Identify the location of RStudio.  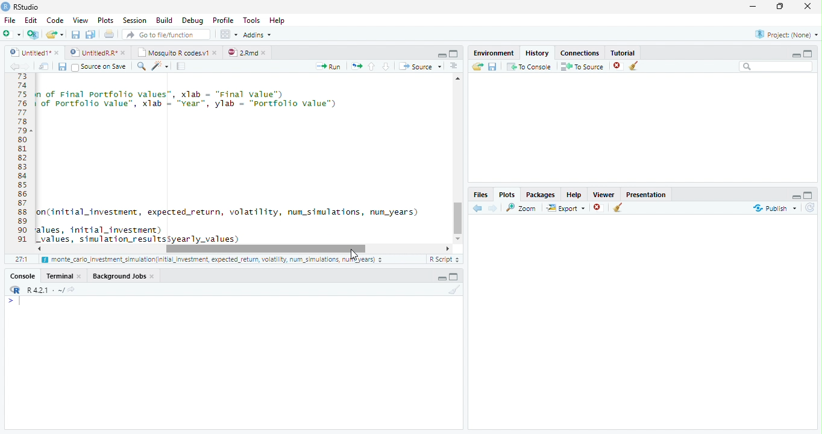
(20, 7).